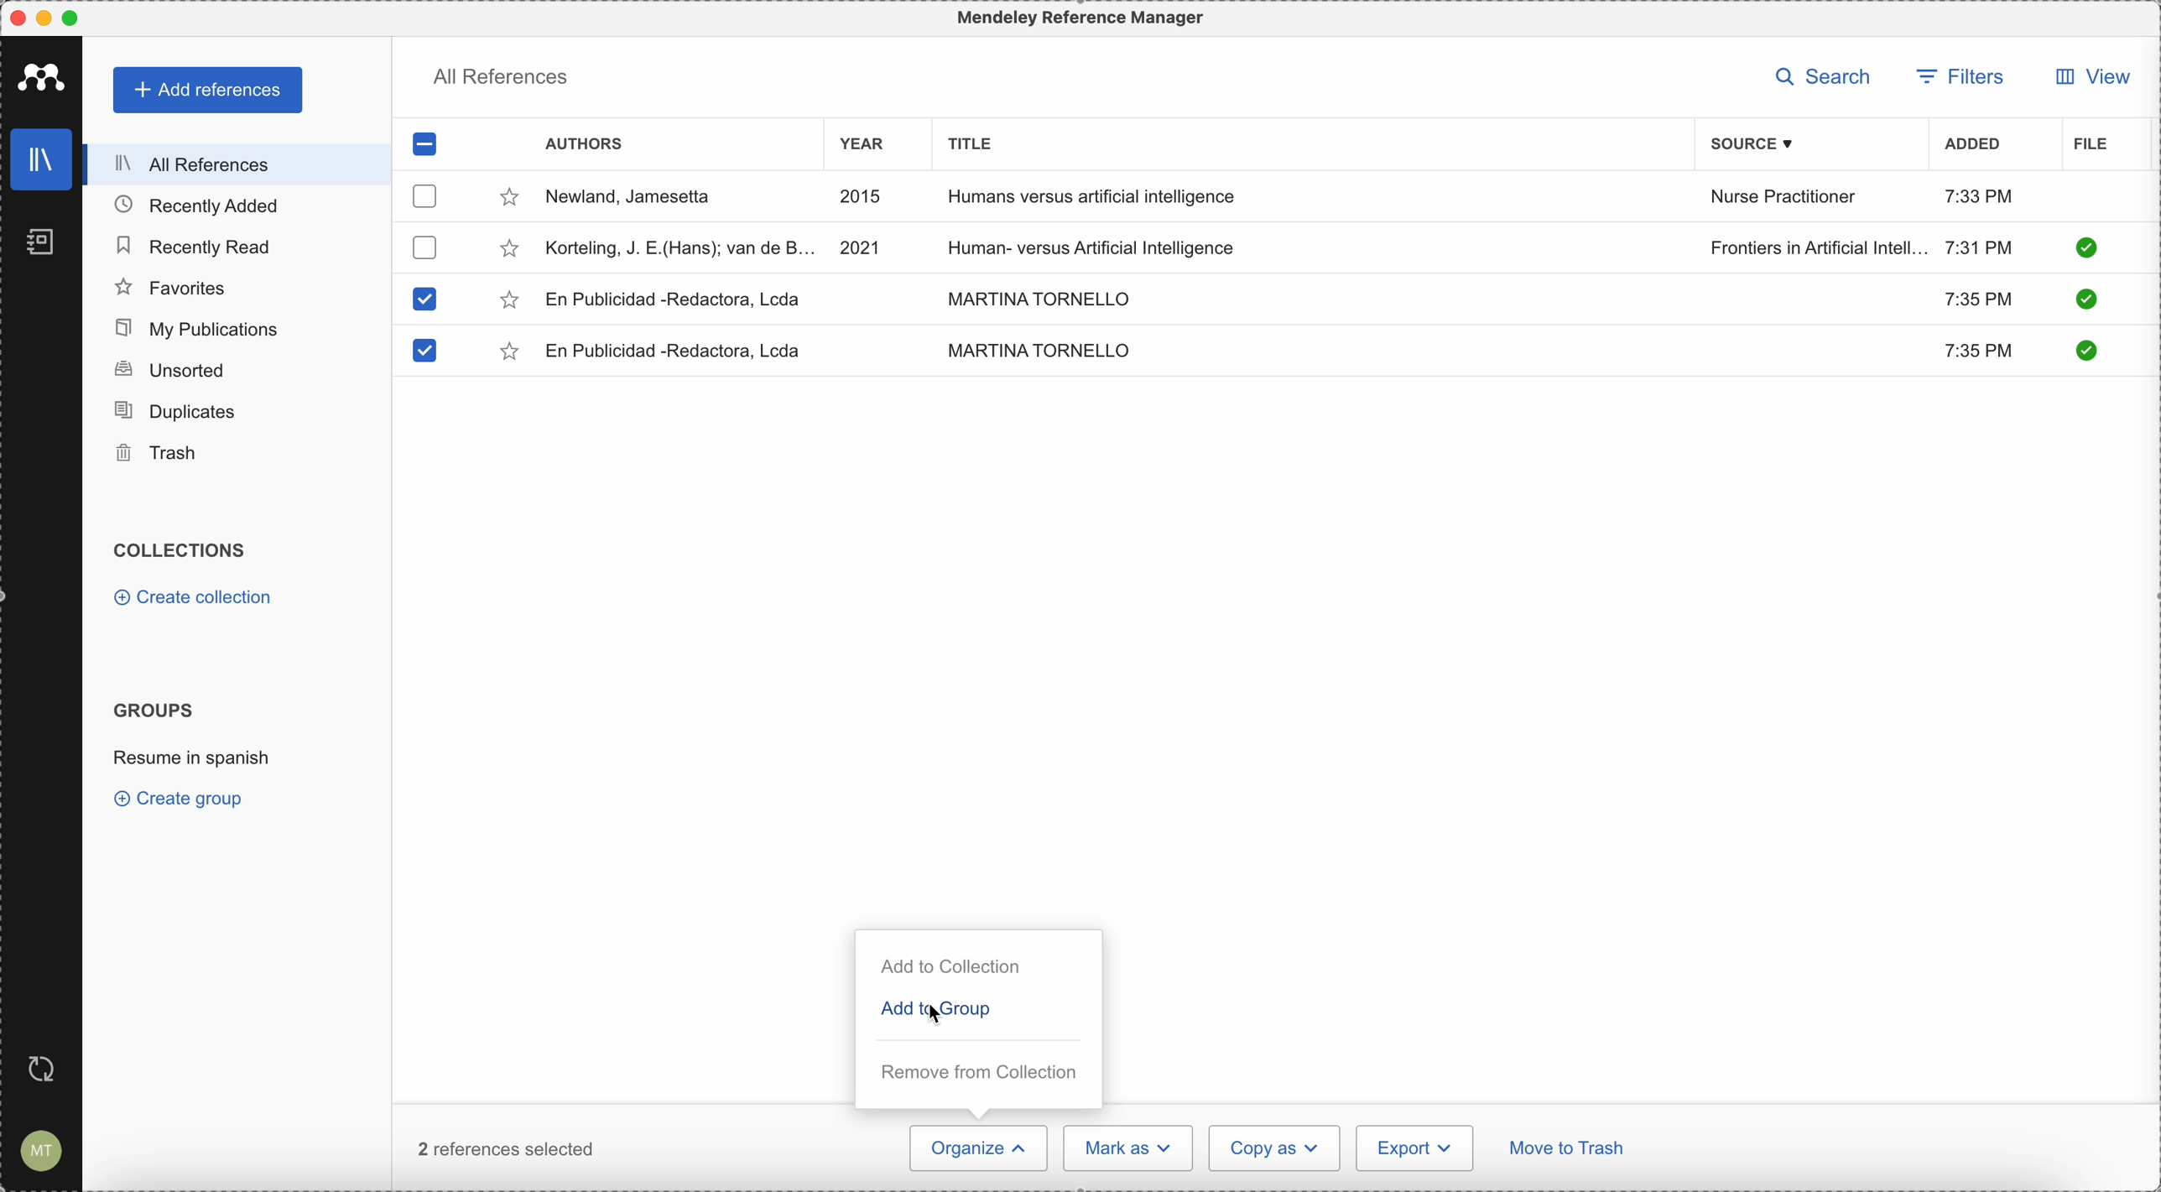  I want to click on recently read, so click(192, 243).